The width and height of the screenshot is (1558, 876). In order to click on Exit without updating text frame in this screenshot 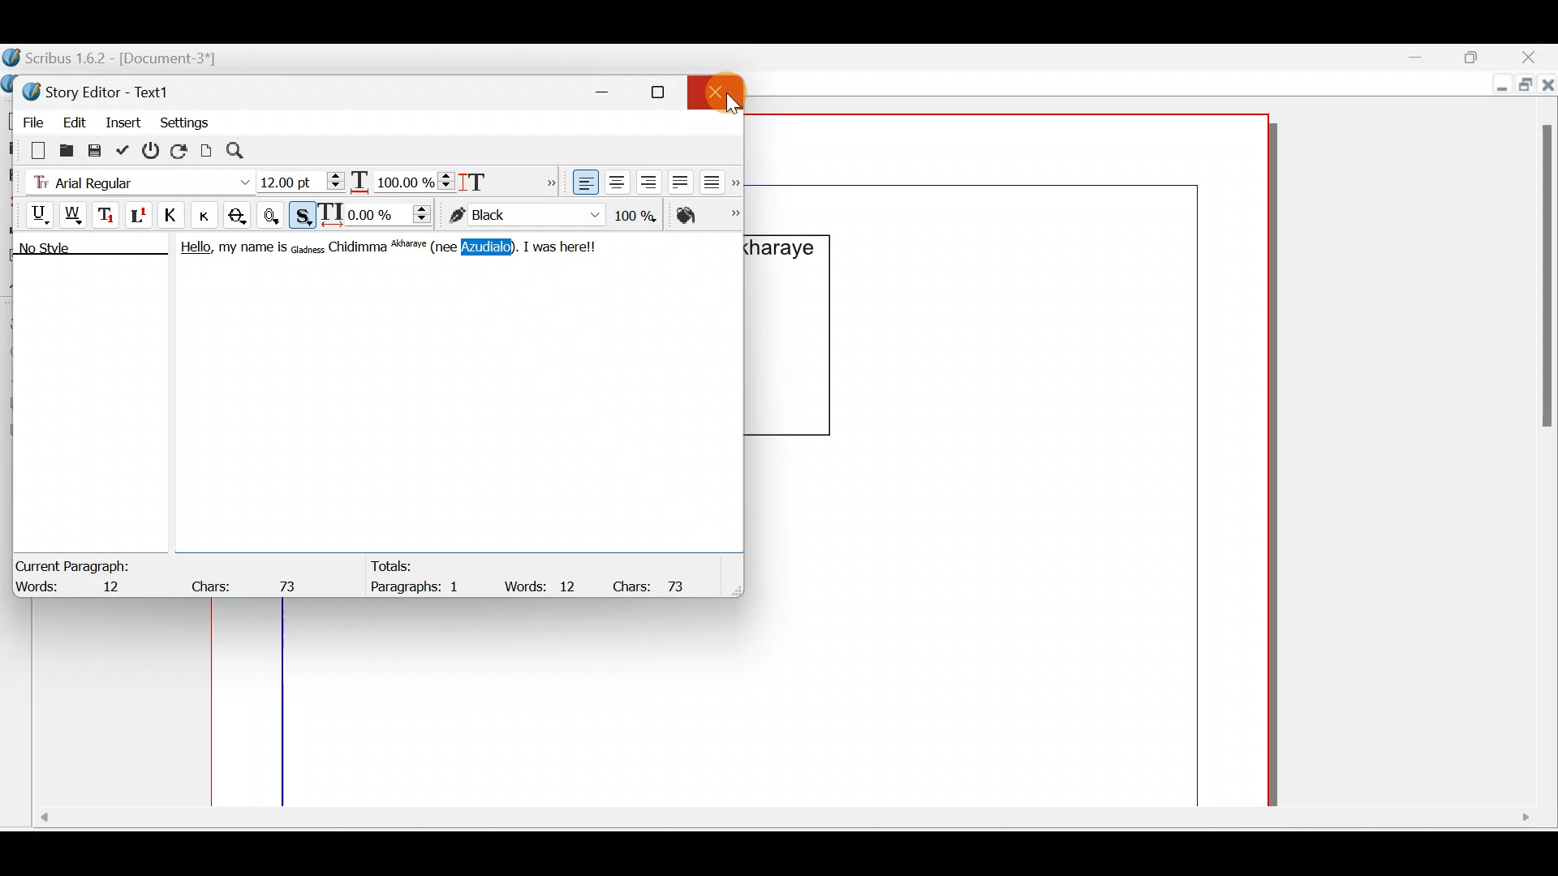, I will do `click(153, 150)`.